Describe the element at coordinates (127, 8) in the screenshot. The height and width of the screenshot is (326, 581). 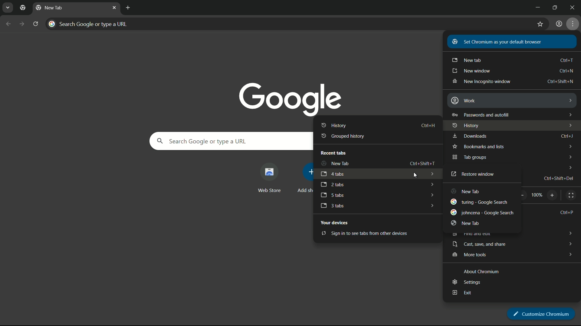
I see `new tab` at that location.